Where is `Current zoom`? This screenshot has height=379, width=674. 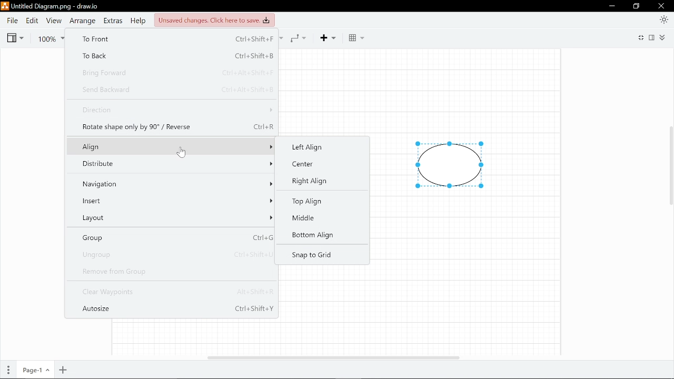 Current zoom is located at coordinates (51, 37).